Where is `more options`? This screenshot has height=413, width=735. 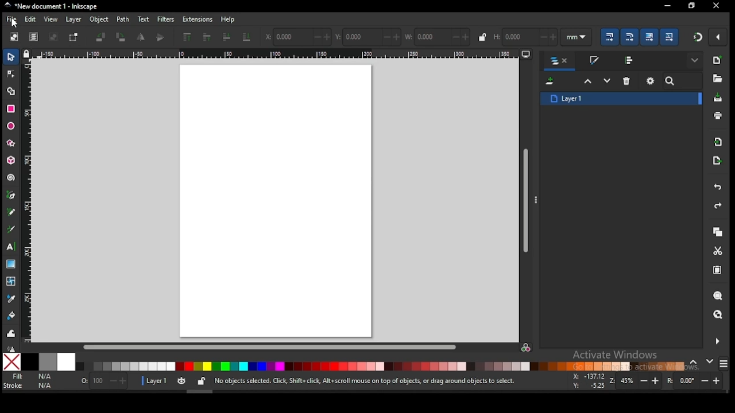
more options is located at coordinates (537, 199).